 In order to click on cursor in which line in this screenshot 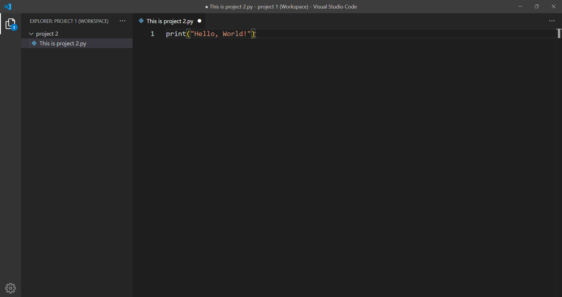, I will do `click(558, 34)`.